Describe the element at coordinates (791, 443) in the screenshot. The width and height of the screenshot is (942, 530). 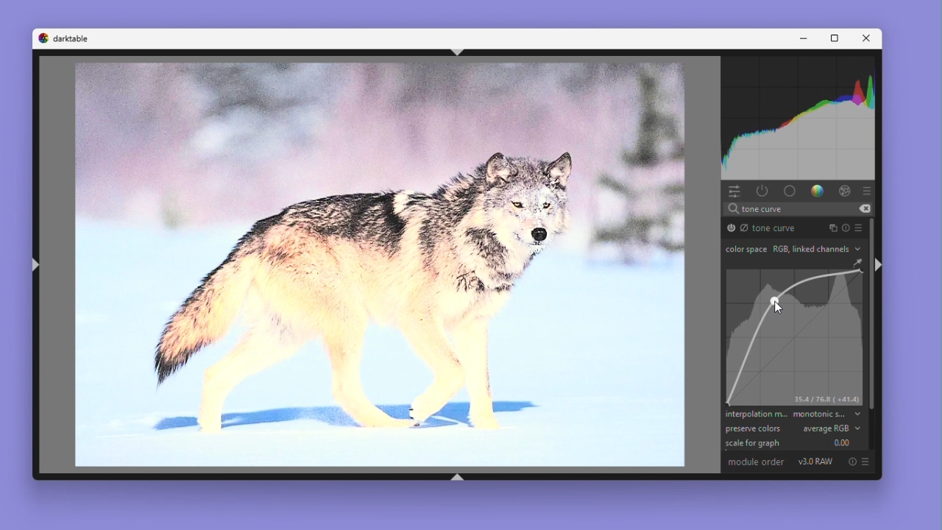
I see `Scale for graph` at that location.